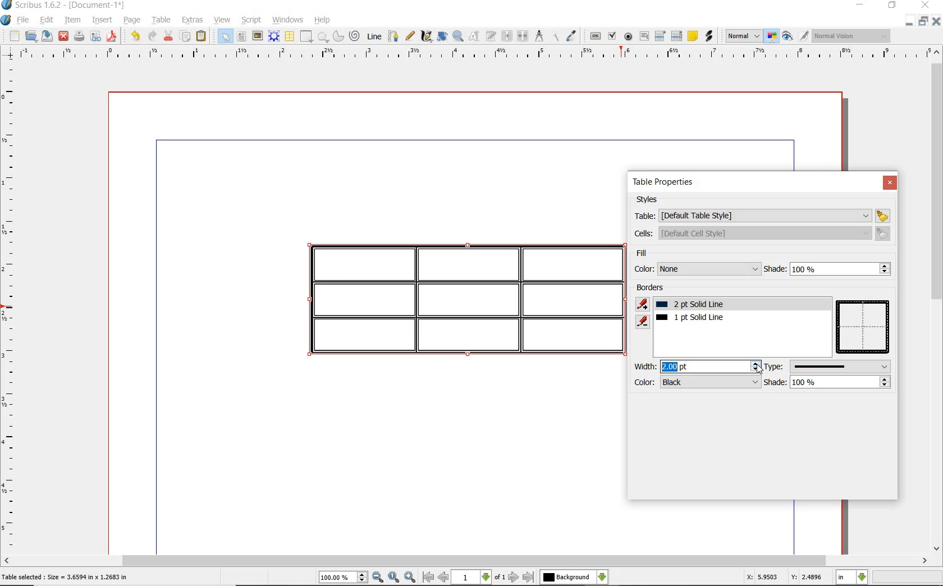  Describe the element at coordinates (410, 577) in the screenshot. I see `zoom in` at that location.